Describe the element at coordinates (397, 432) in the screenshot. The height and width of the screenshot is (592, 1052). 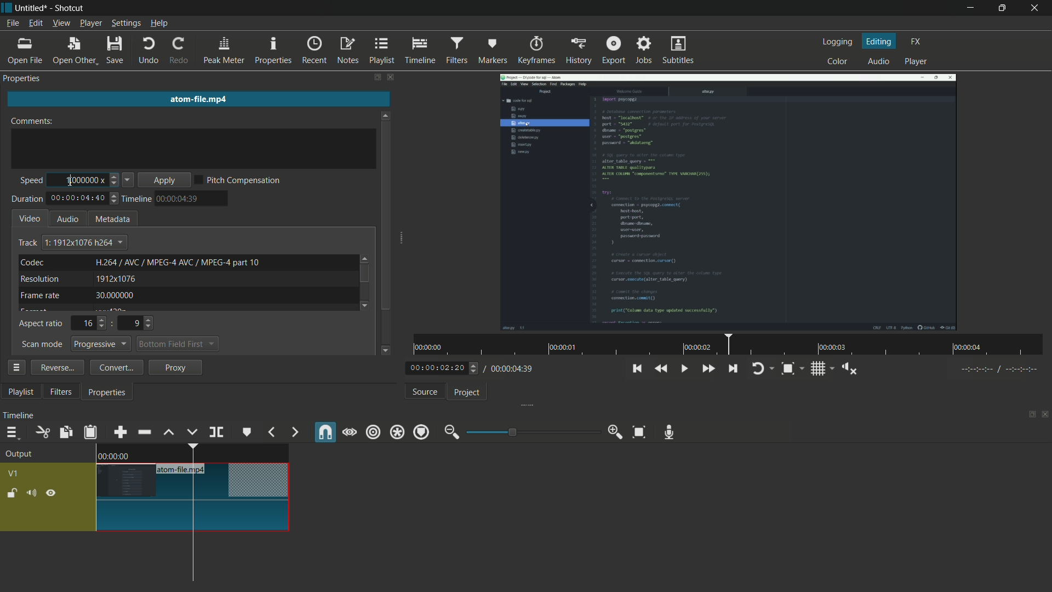
I see `ripple all tracks` at that location.